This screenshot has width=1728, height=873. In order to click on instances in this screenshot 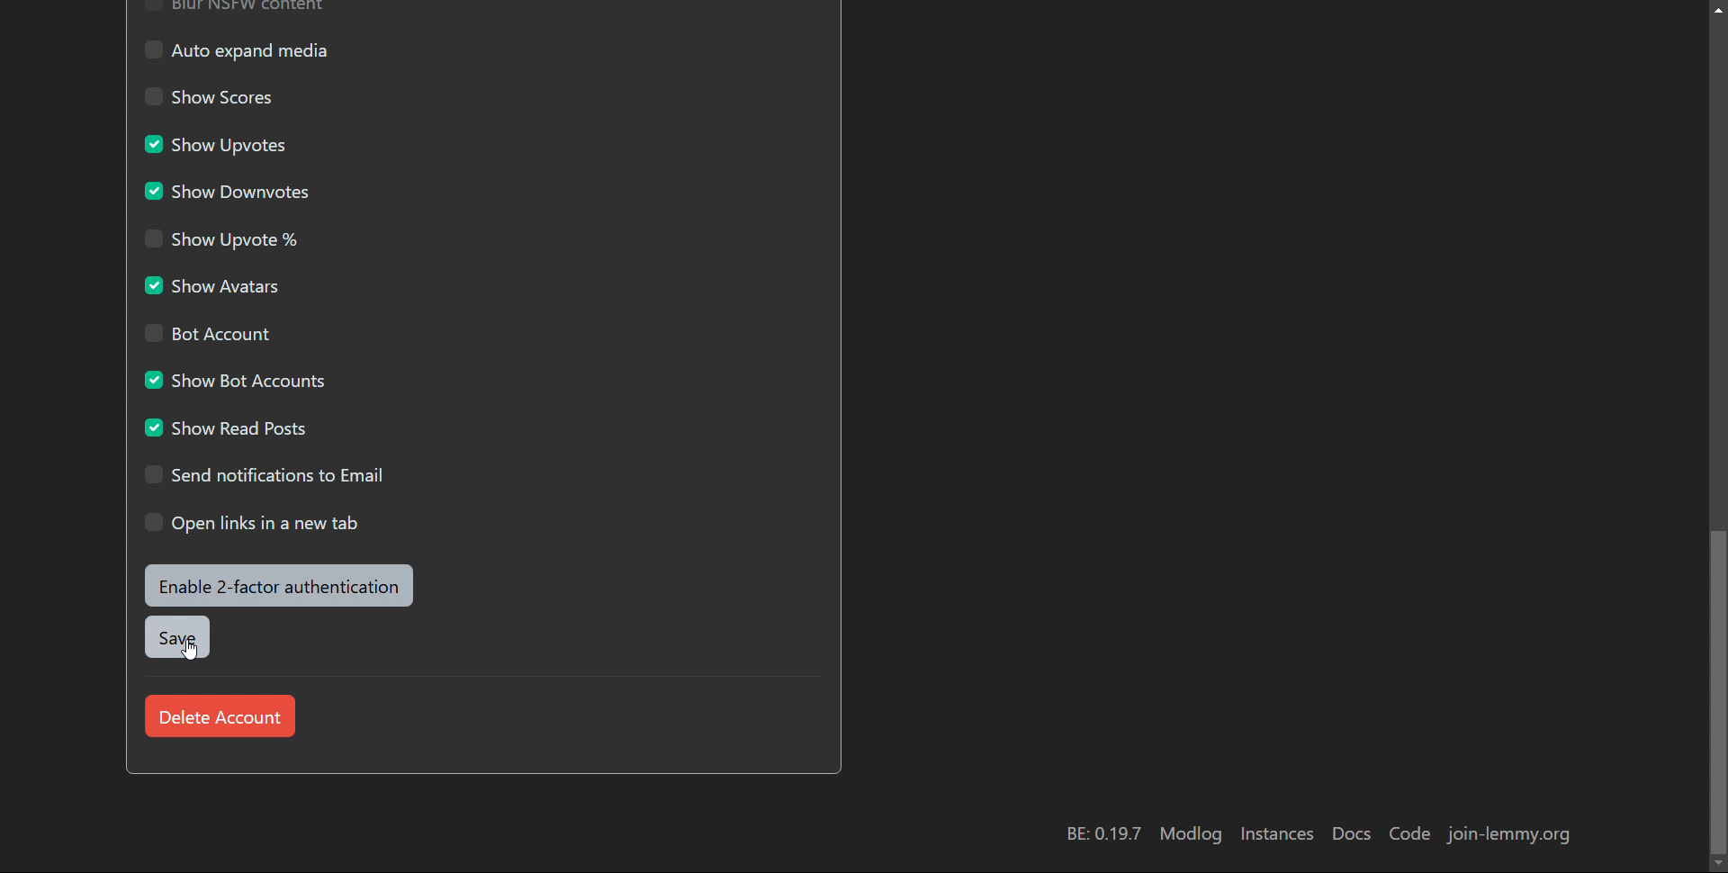, I will do `click(1278, 834)`.